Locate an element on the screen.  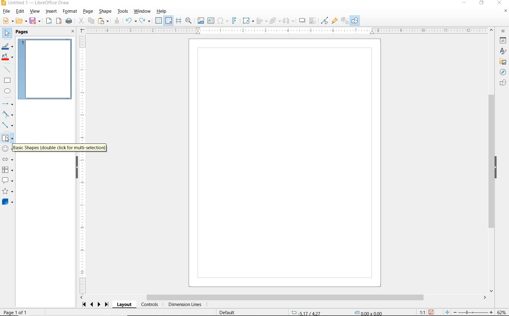
HELP is located at coordinates (163, 11).